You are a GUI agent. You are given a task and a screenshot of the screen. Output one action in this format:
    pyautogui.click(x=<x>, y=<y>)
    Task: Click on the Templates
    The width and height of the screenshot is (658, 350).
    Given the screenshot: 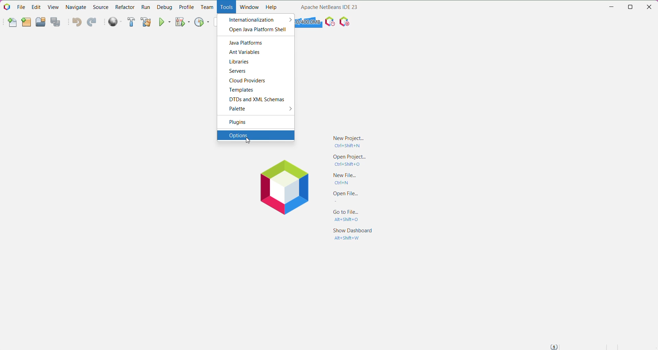 What is the action you would take?
    pyautogui.click(x=241, y=91)
    